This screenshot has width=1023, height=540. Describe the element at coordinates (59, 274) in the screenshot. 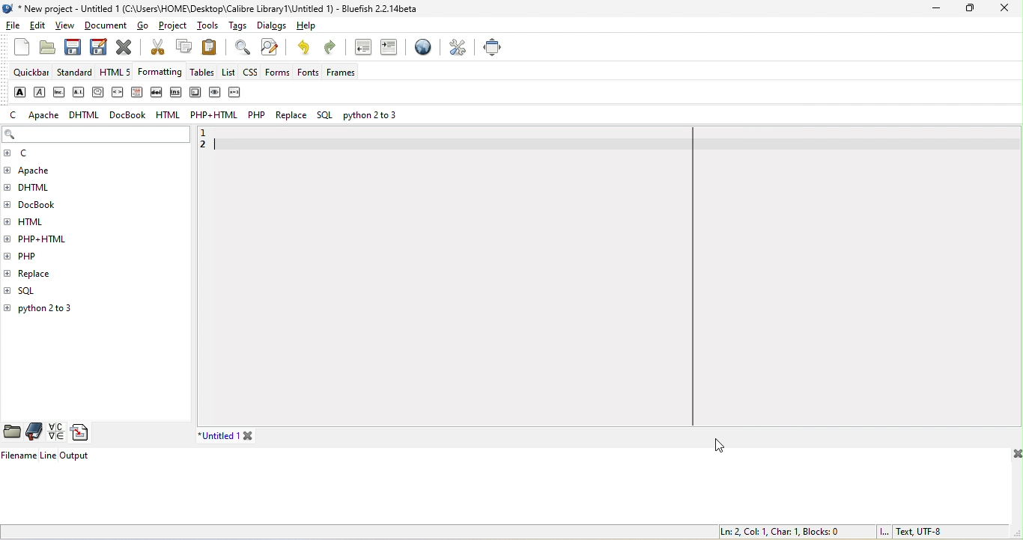

I see `replace` at that location.